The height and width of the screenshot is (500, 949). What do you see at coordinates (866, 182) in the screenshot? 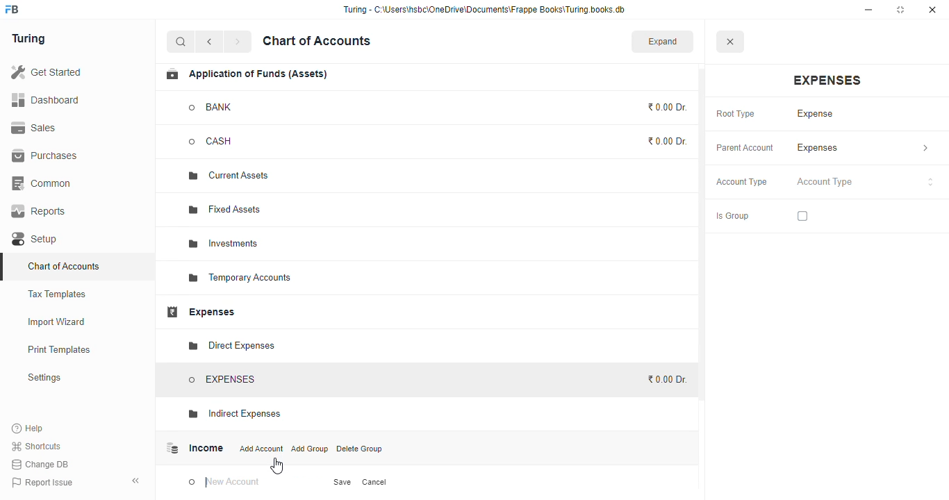
I see `account type` at bounding box center [866, 182].